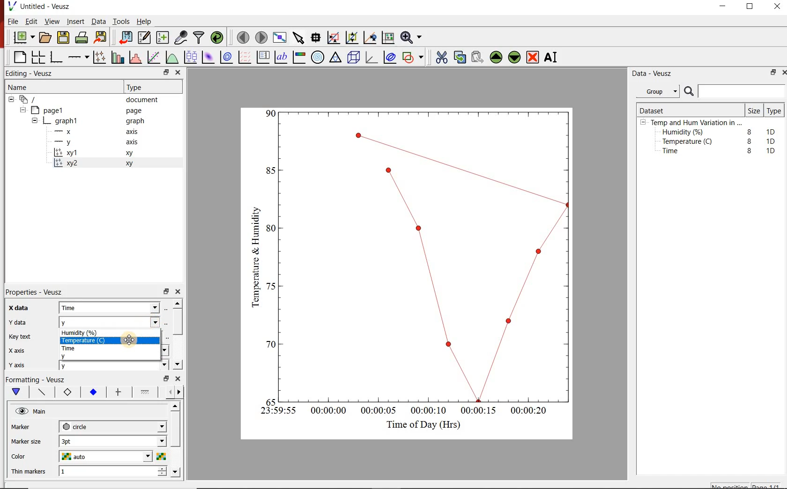  Describe the element at coordinates (119, 392) in the screenshot. I see `error bar line` at that location.